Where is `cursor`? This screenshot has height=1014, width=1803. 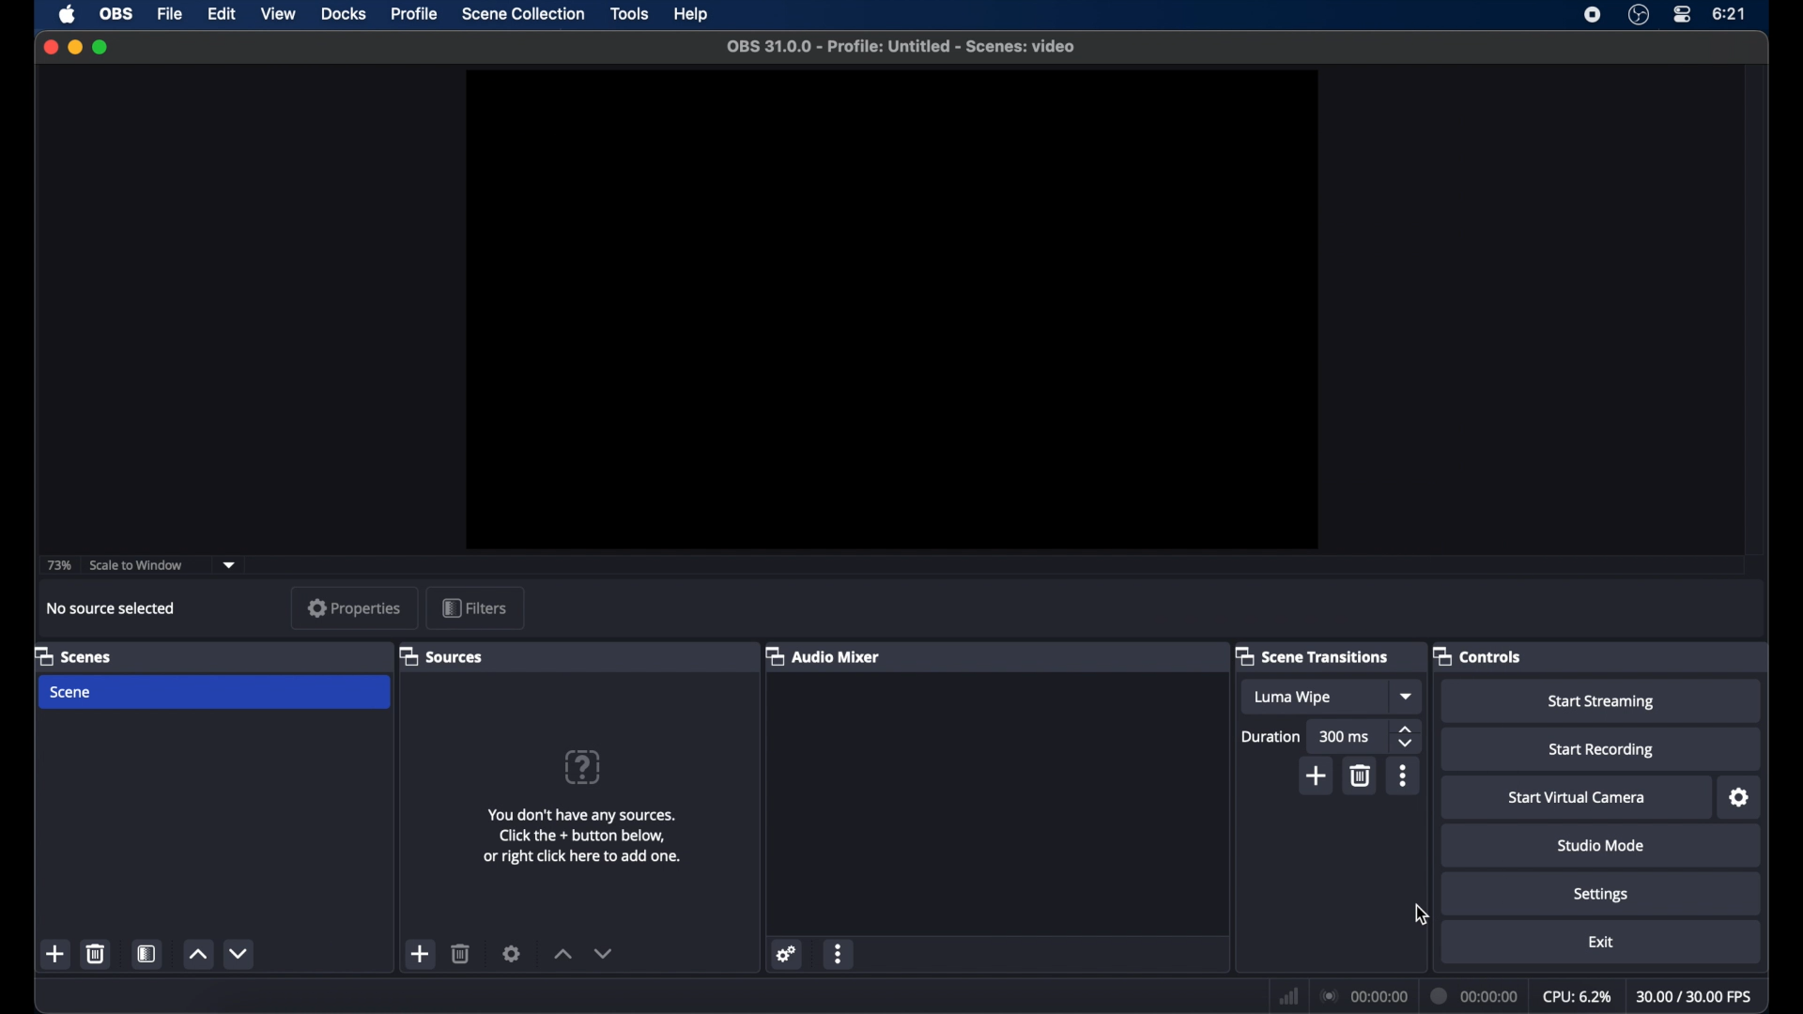 cursor is located at coordinates (1421, 914).